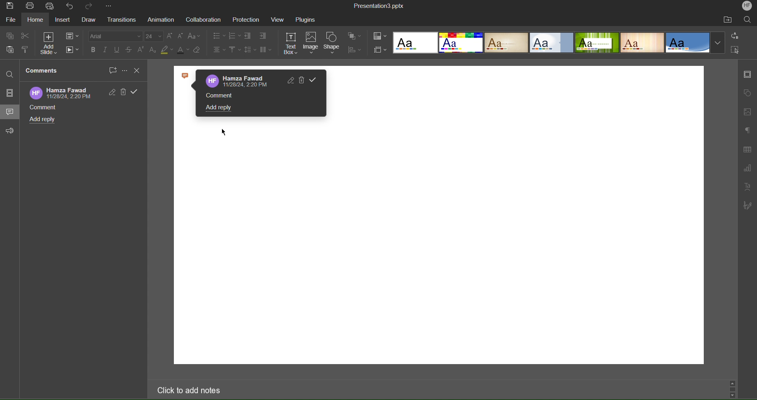  What do you see at coordinates (170, 37) in the screenshot?
I see `Increase size` at bounding box center [170, 37].